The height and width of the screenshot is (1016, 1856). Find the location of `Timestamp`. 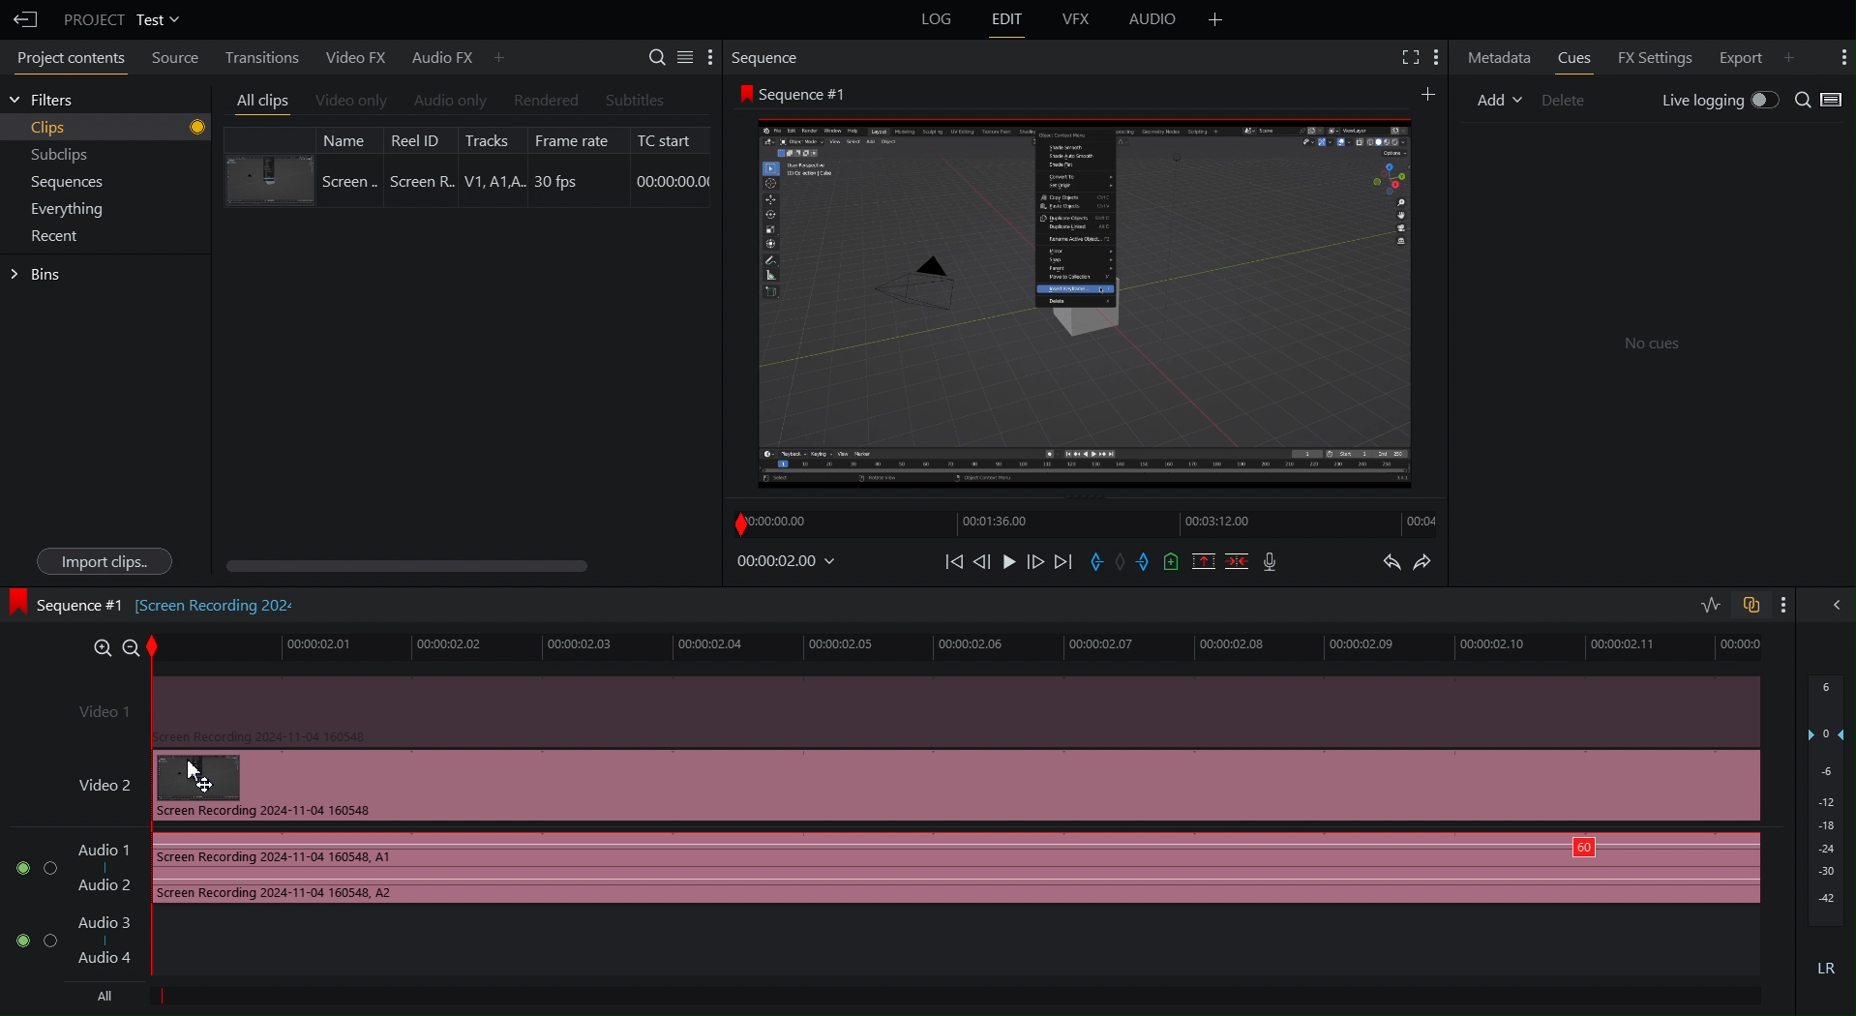

Timestamp is located at coordinates (785, 564).